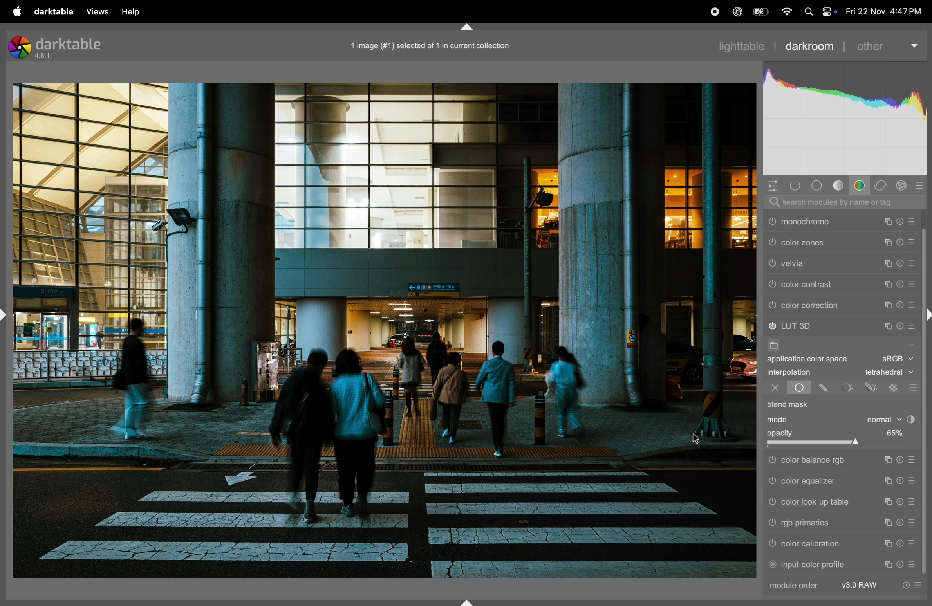  I want to click on color, so click(861, 185).